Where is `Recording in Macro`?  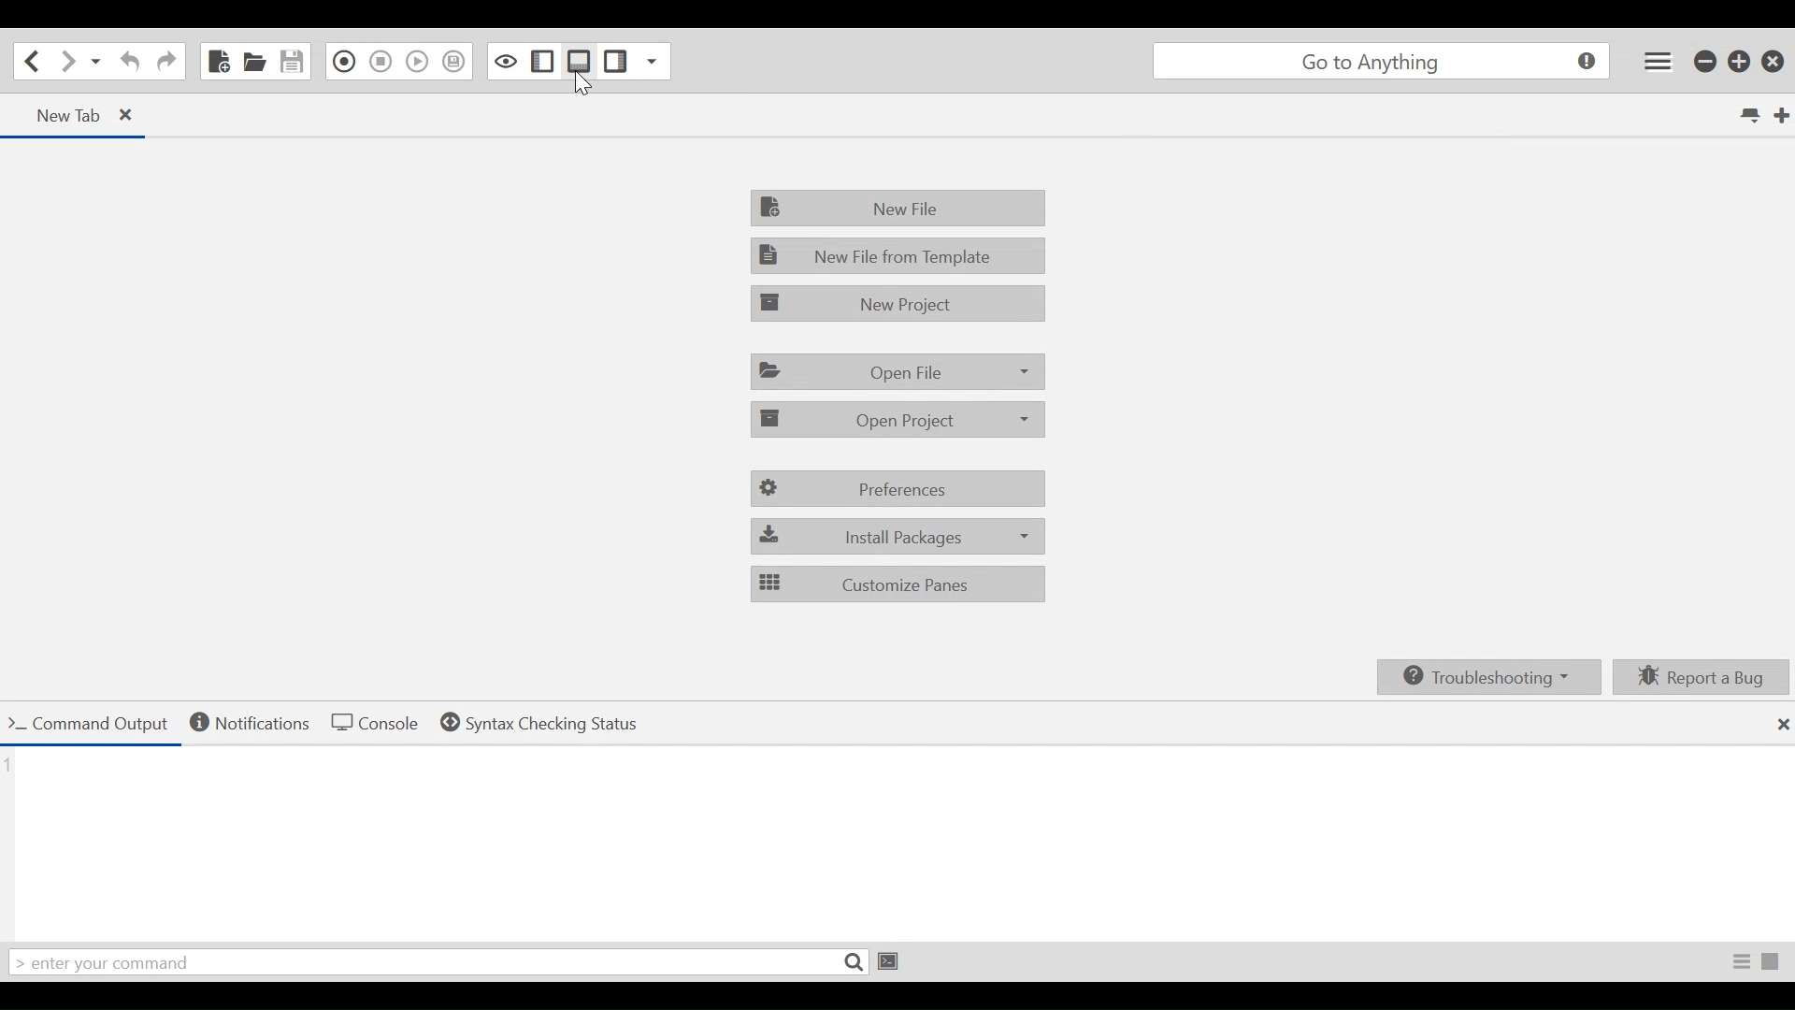
Recording in Macro is located at coordinates (344, 62).